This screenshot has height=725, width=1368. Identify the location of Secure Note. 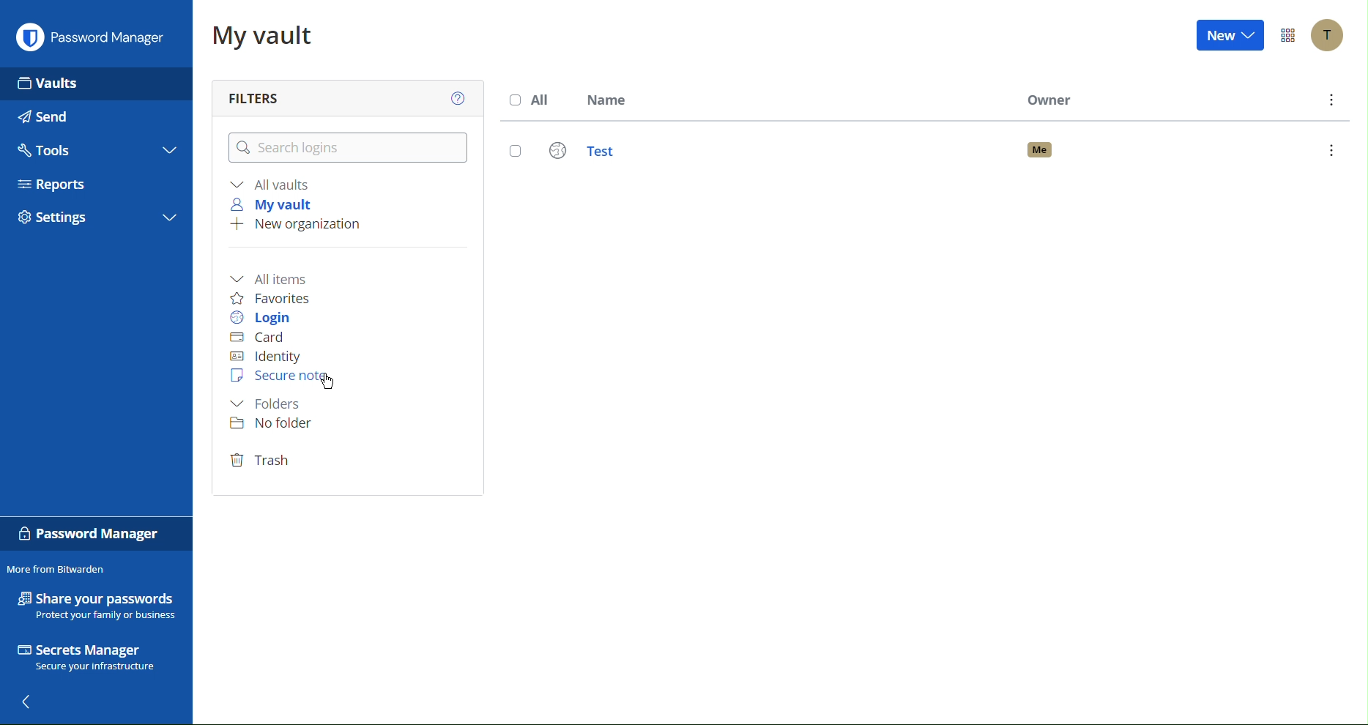
(277, 379).